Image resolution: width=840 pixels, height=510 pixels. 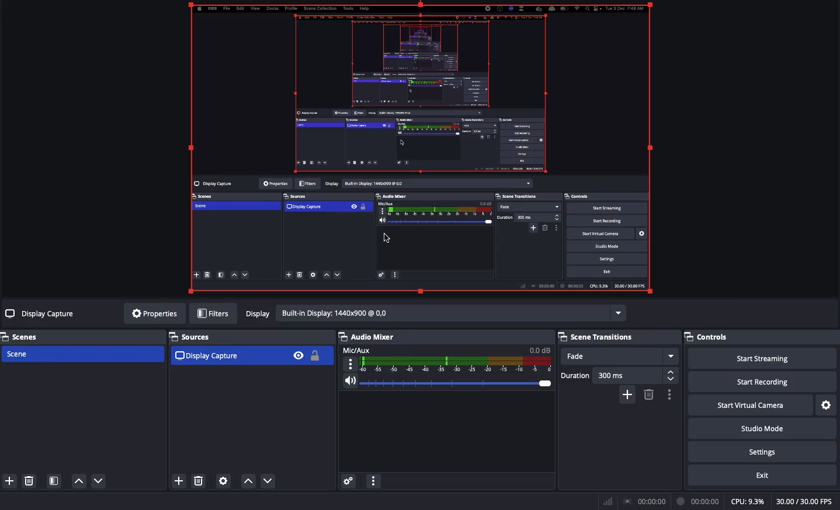 I want to click on Scene, so click(x=84, y=354).